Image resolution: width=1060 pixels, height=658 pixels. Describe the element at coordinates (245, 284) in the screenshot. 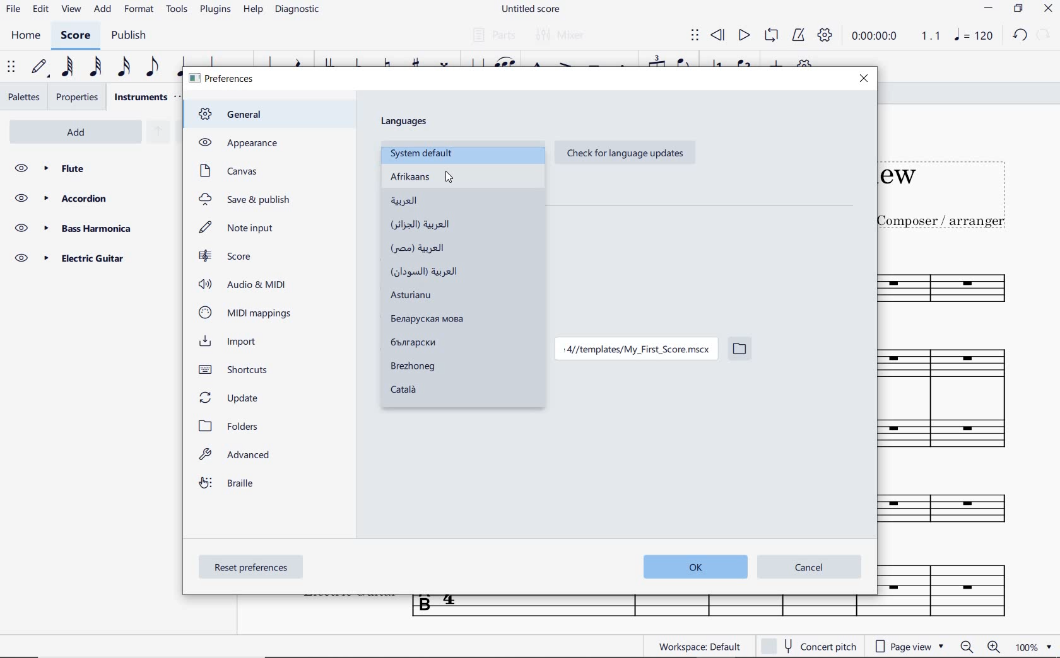

I see `audio & MIDI` at that location.